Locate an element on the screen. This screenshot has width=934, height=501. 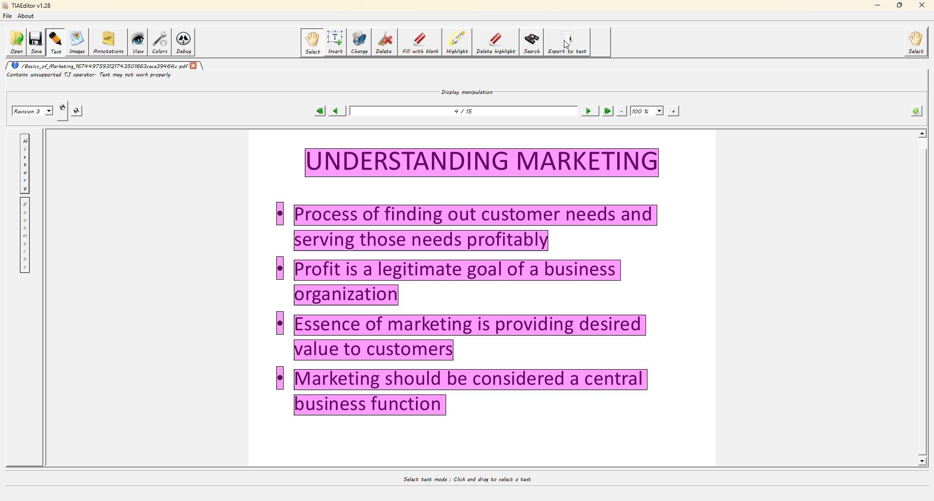
page number is located at coordinates (466, 111).